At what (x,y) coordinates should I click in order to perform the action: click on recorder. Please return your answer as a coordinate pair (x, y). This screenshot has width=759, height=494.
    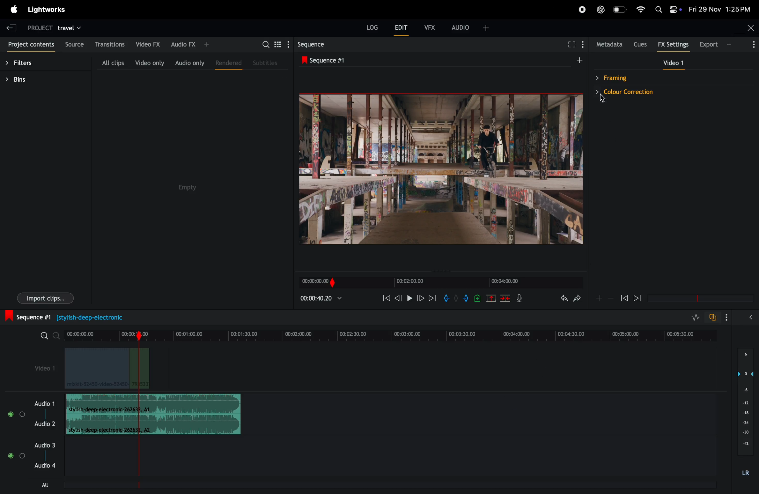
    Looking at the image, I should click on (581, 10).